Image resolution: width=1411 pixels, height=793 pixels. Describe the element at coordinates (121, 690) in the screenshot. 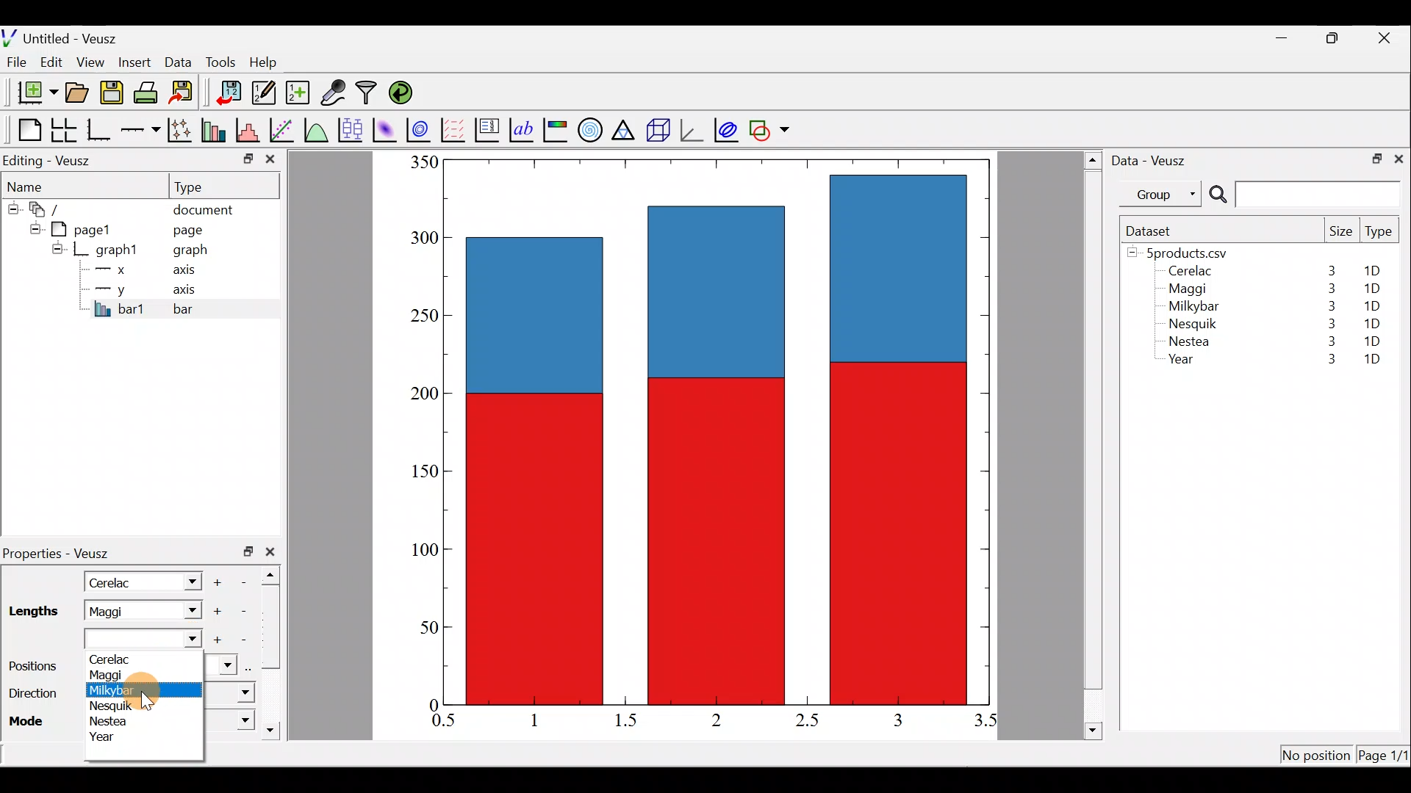

I see `Milkybar` at that location.